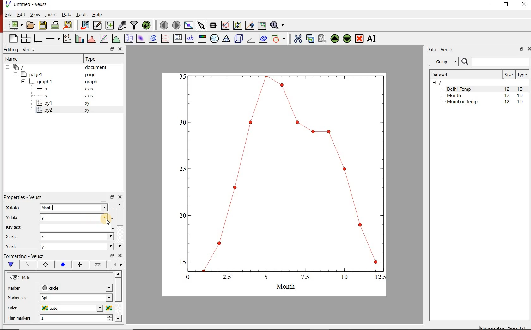 Image resolution: width=531 pixels, height=330 pixels. I want to click on renames the selected widget, so click(372, 39).